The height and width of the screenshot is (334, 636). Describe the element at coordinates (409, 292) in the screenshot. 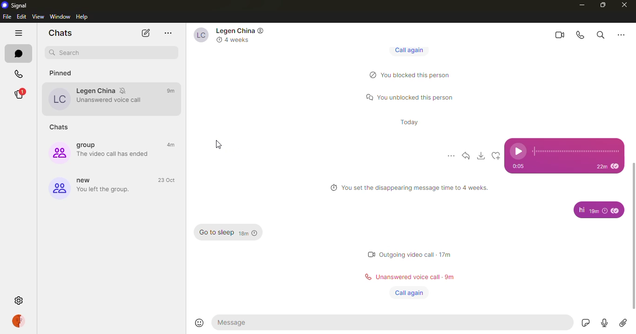

I see `call again` at that location.